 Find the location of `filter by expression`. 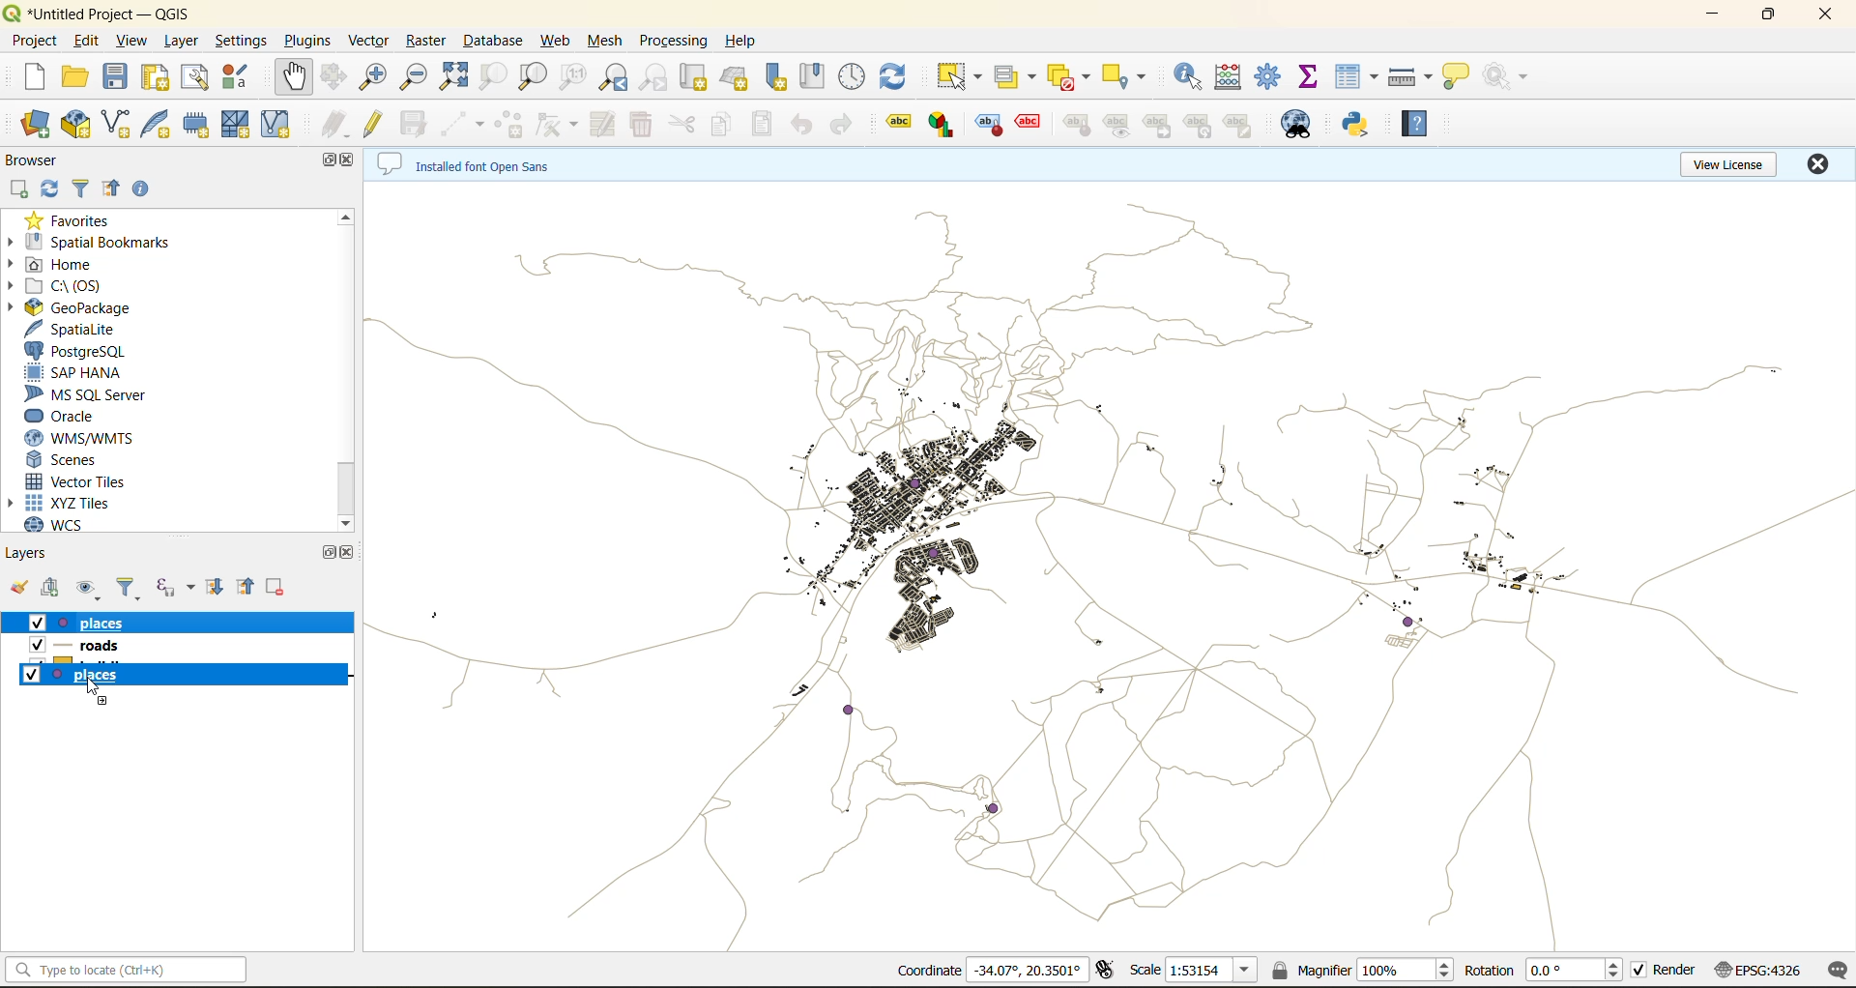

filter by expression is located at coordinates (174, 588).